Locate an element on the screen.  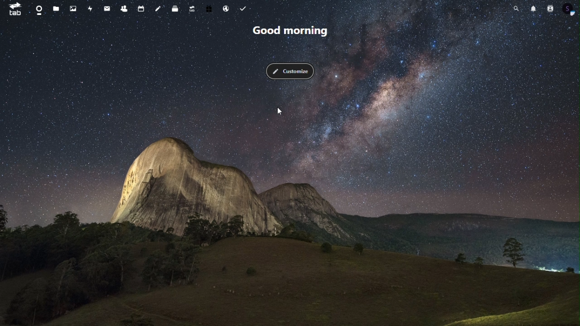
mouse pointer is located at coordinates (282, 110).